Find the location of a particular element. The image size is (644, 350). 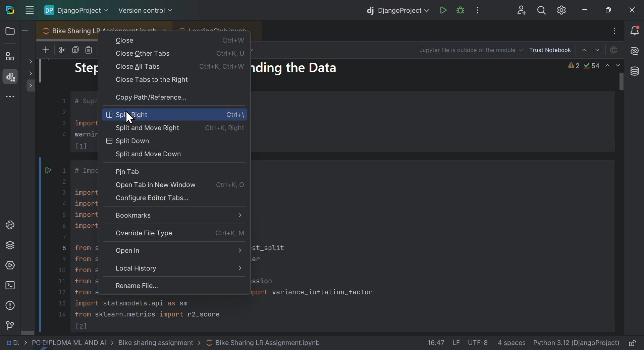

Python lab is located at coordinates (13, 222).